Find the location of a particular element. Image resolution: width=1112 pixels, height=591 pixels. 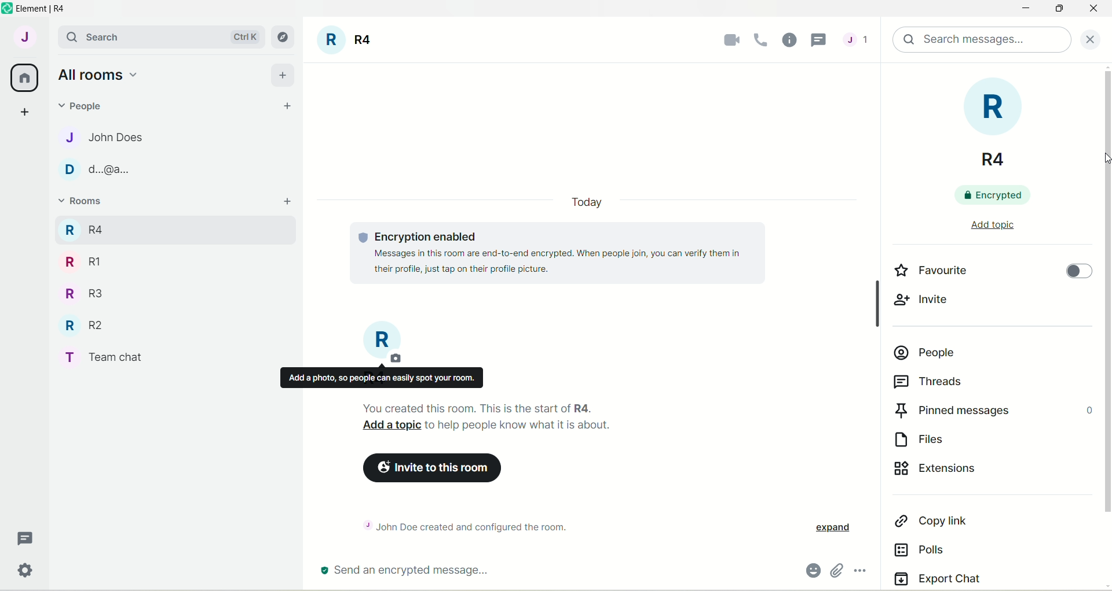

cursor is located at coordinates (821, 40).